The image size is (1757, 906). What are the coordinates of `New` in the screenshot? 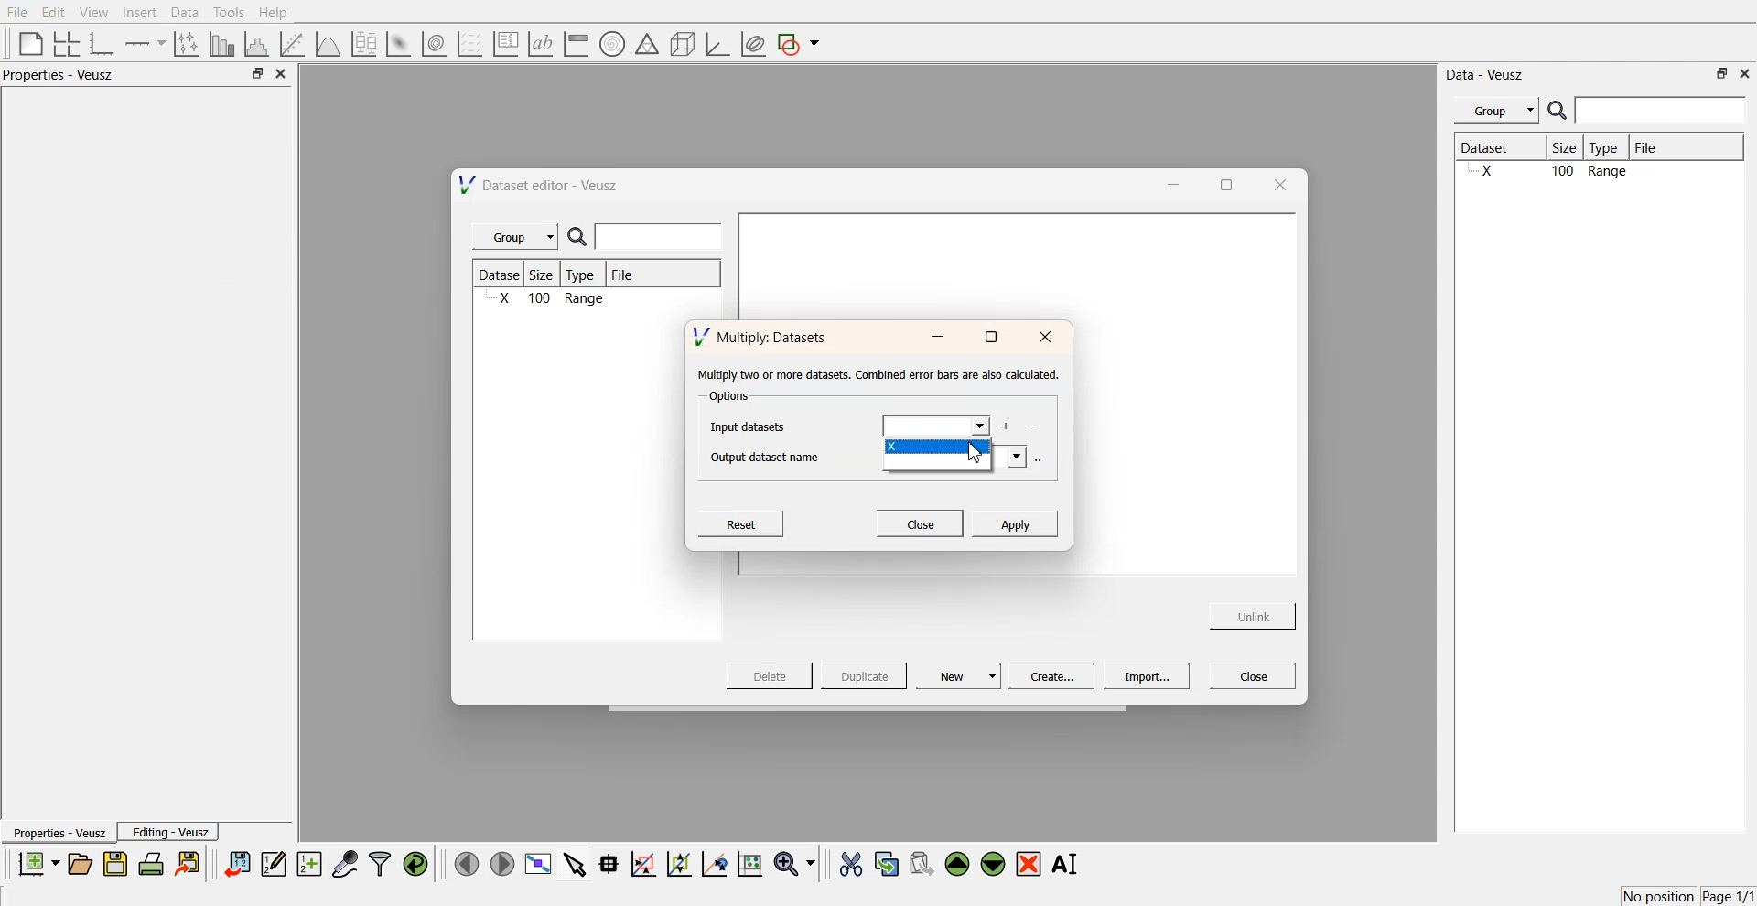 It's located at (961, 675).